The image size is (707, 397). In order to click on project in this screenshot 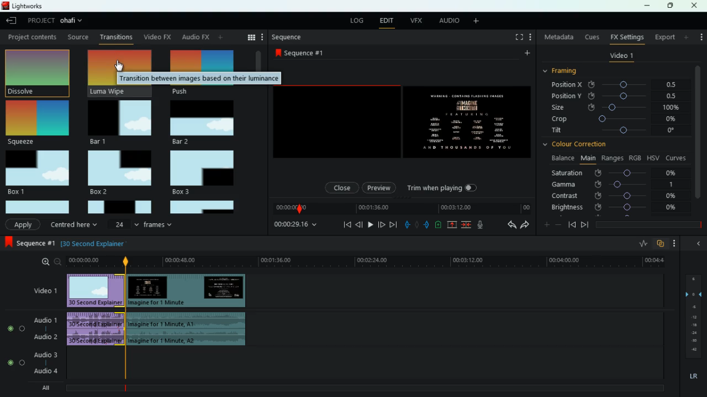, I will do `click(41, 20)`.